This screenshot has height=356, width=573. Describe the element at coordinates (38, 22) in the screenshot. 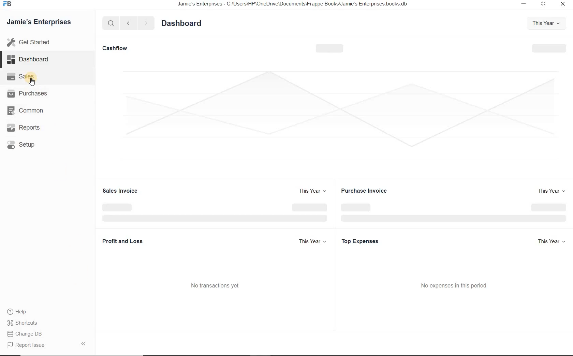

I see `Jamie's Enterprises` at that location.